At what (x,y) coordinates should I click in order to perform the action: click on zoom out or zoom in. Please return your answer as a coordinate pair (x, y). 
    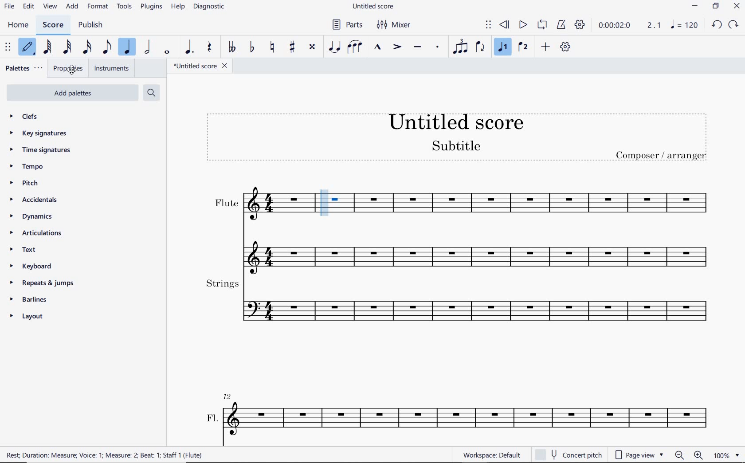
    Looking at the image, I should click on (690, 455).